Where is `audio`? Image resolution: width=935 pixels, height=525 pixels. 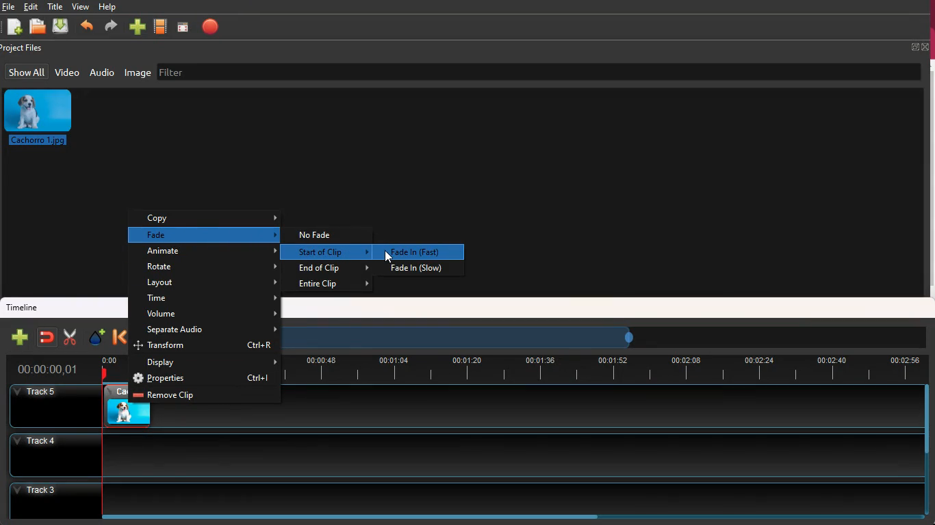
audio is located at coordinates (103, 74).